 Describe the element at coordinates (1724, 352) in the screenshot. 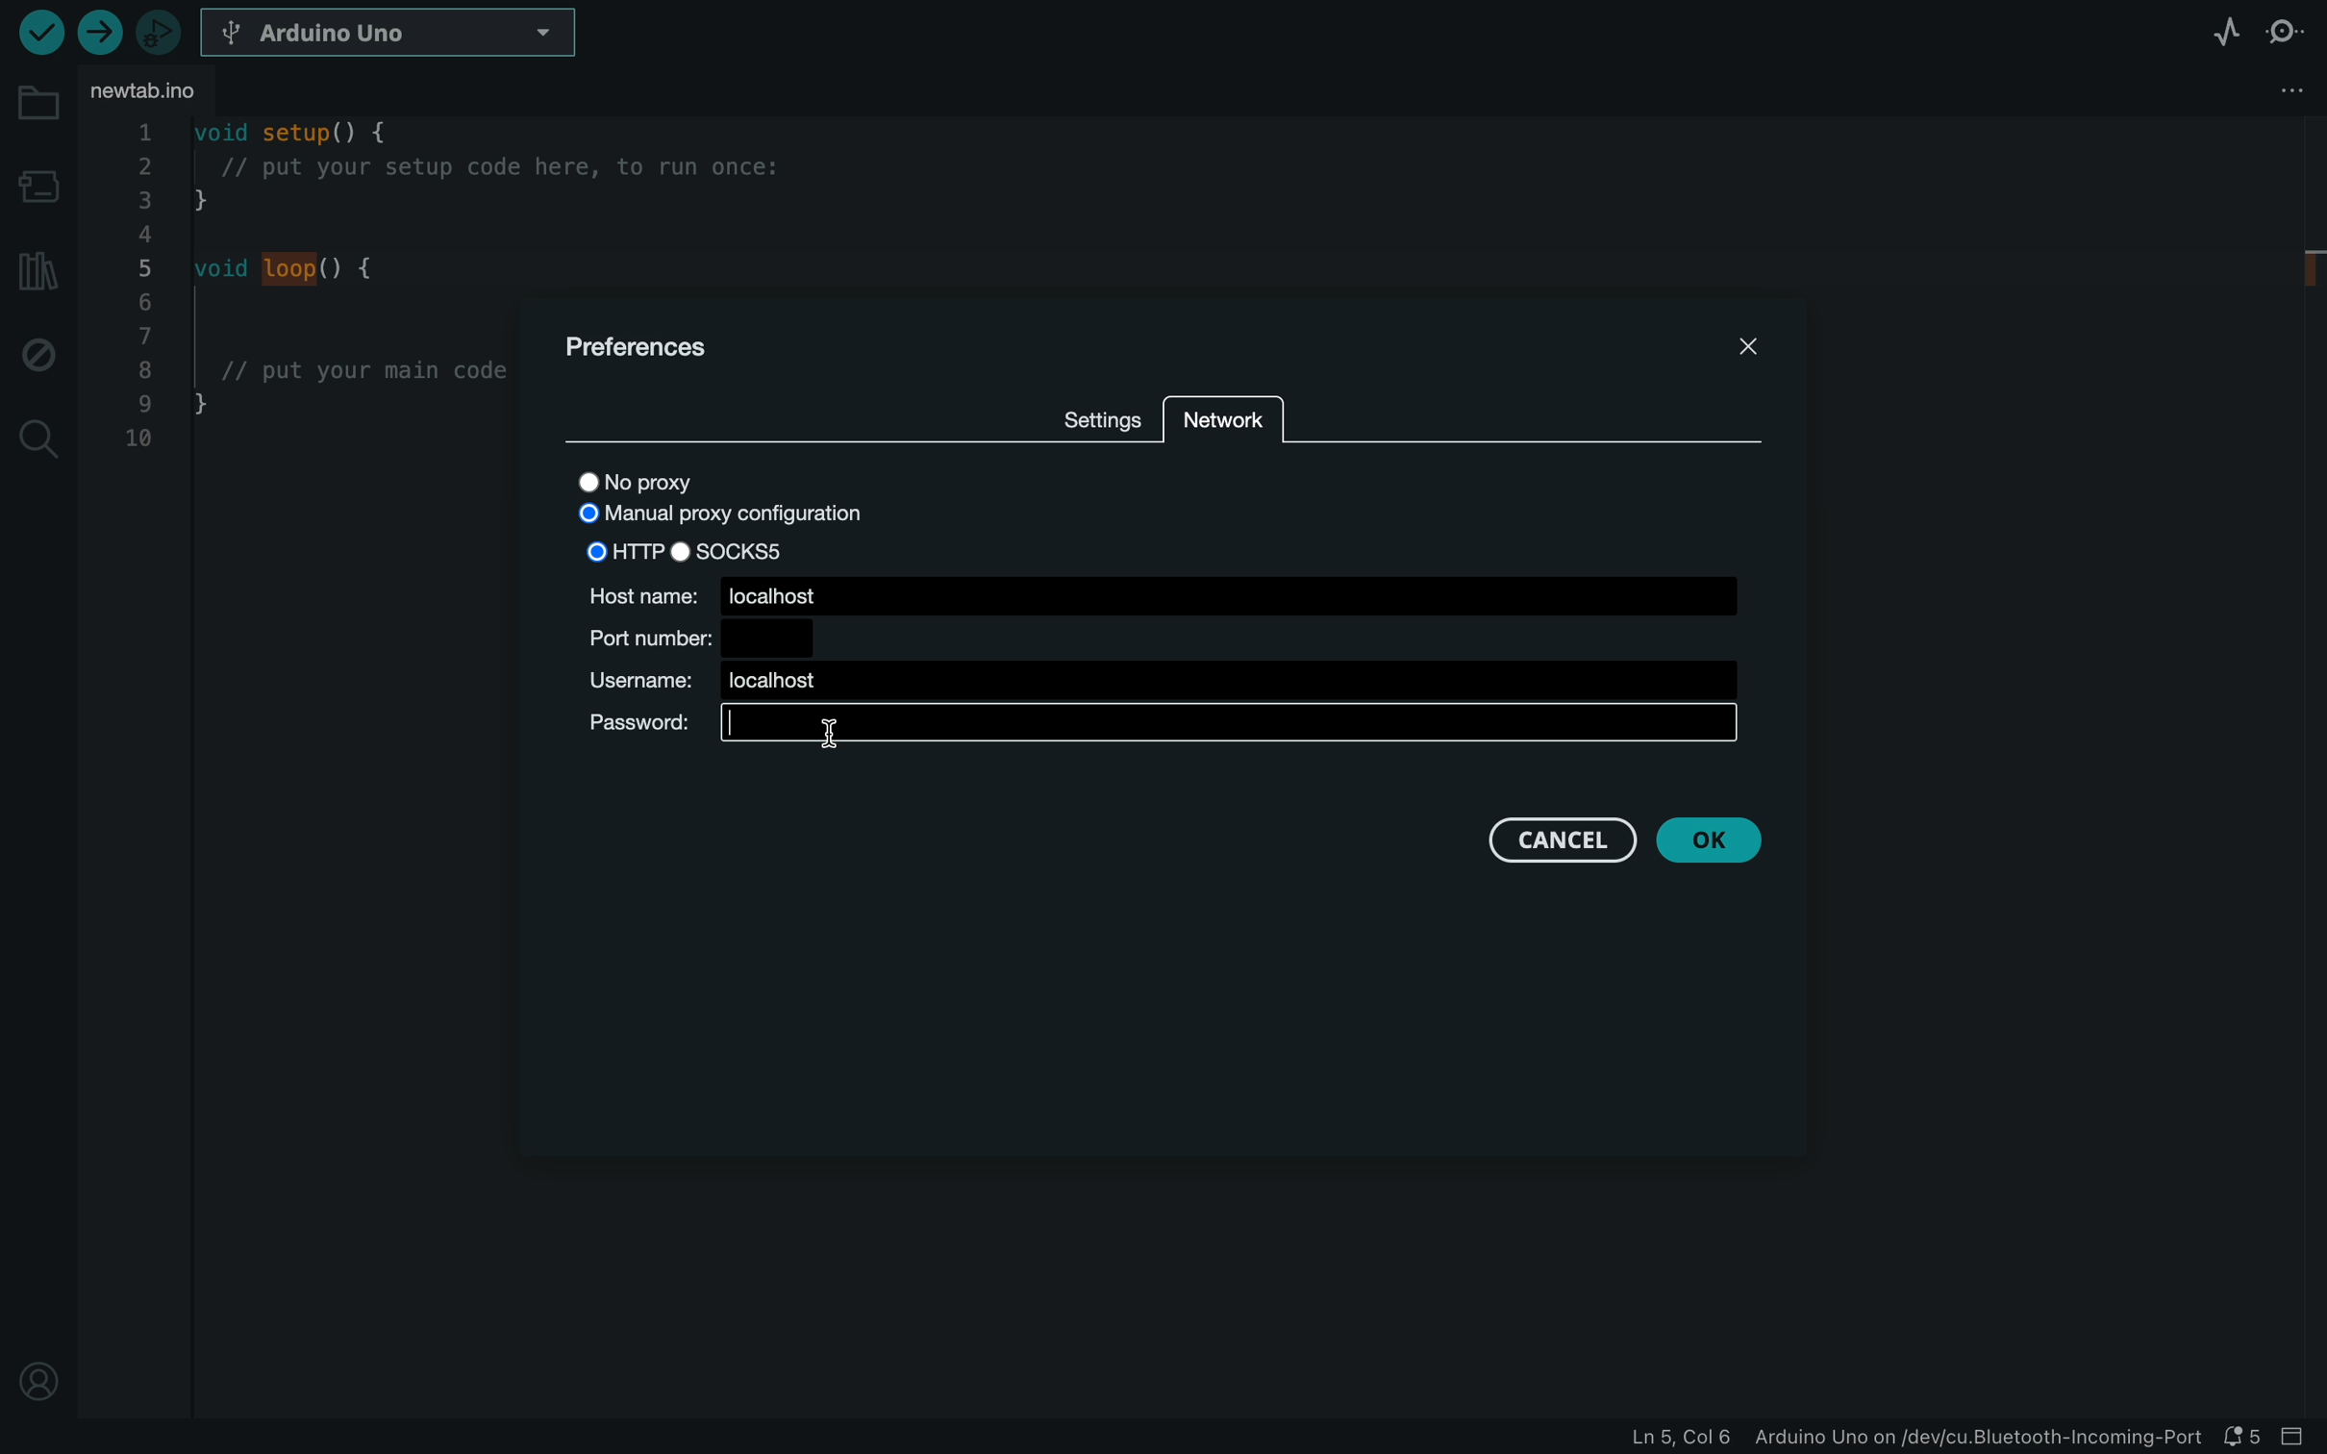

I see `close` at that location.